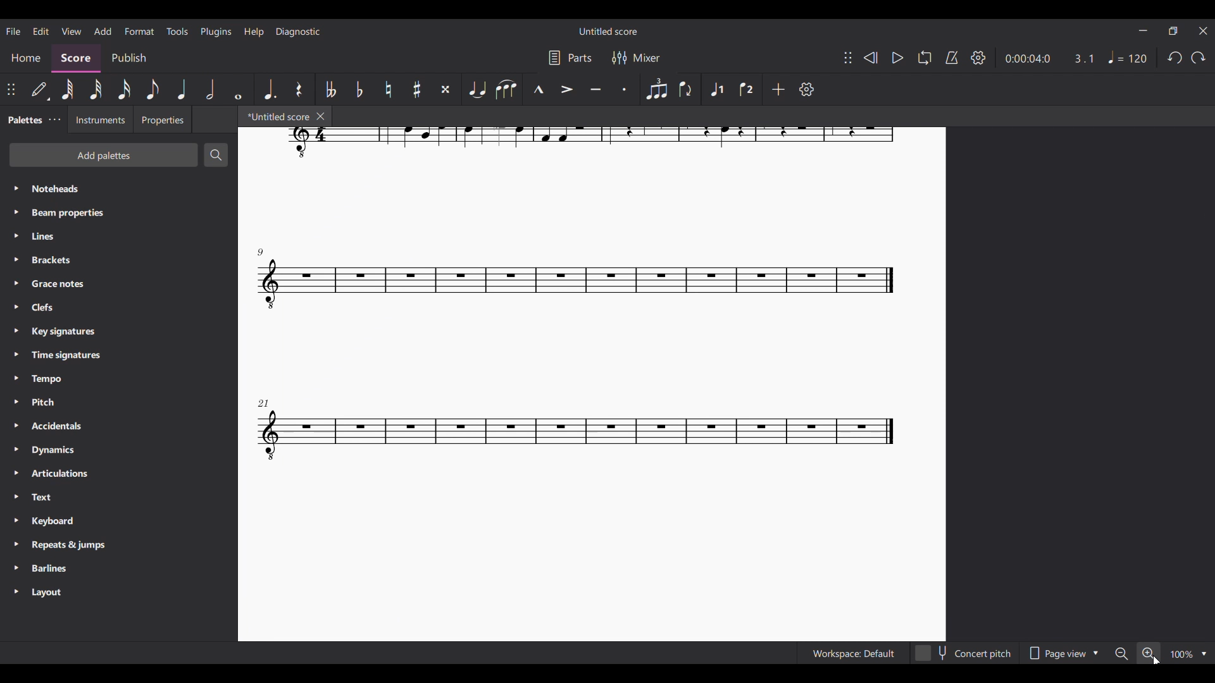  I want to click on Dynamics, so click(119, 450).